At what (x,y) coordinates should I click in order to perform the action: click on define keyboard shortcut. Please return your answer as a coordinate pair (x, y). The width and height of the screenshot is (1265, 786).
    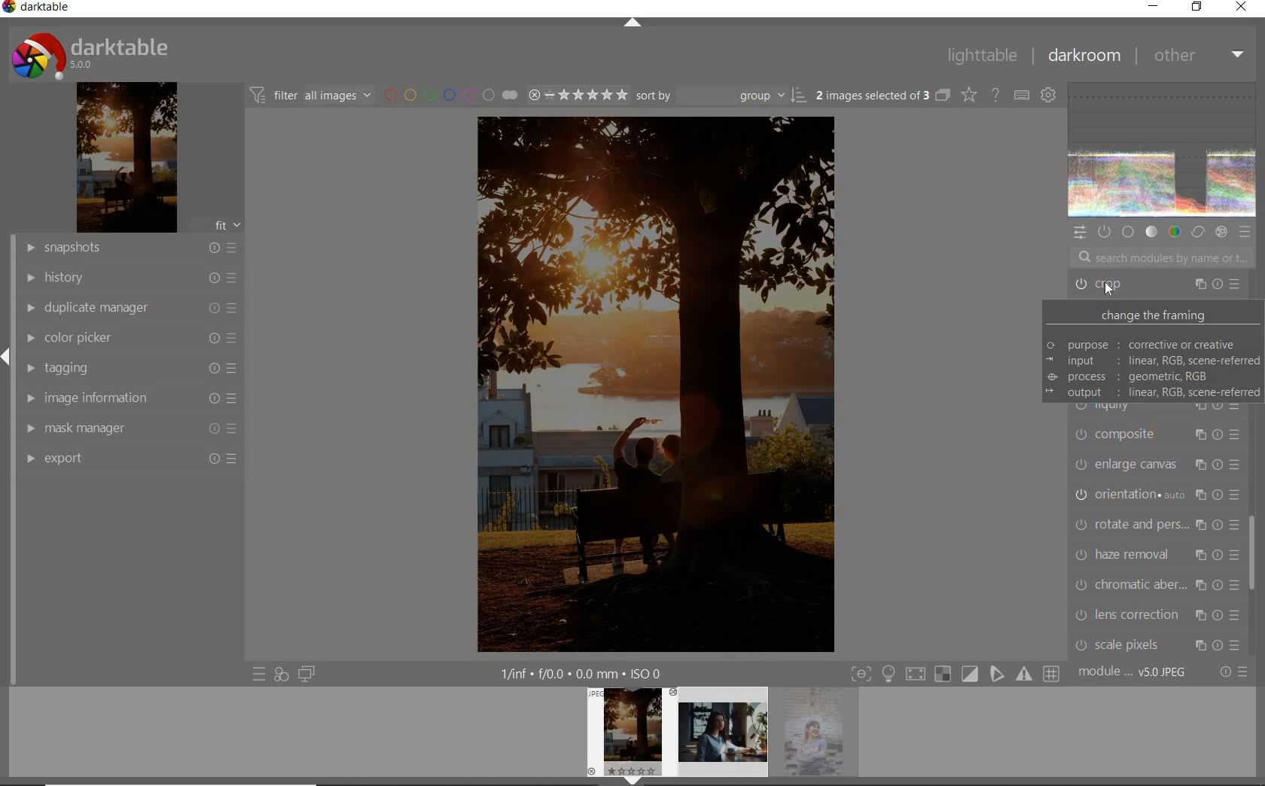
    Looking at the image, I should click on (1021, 94).